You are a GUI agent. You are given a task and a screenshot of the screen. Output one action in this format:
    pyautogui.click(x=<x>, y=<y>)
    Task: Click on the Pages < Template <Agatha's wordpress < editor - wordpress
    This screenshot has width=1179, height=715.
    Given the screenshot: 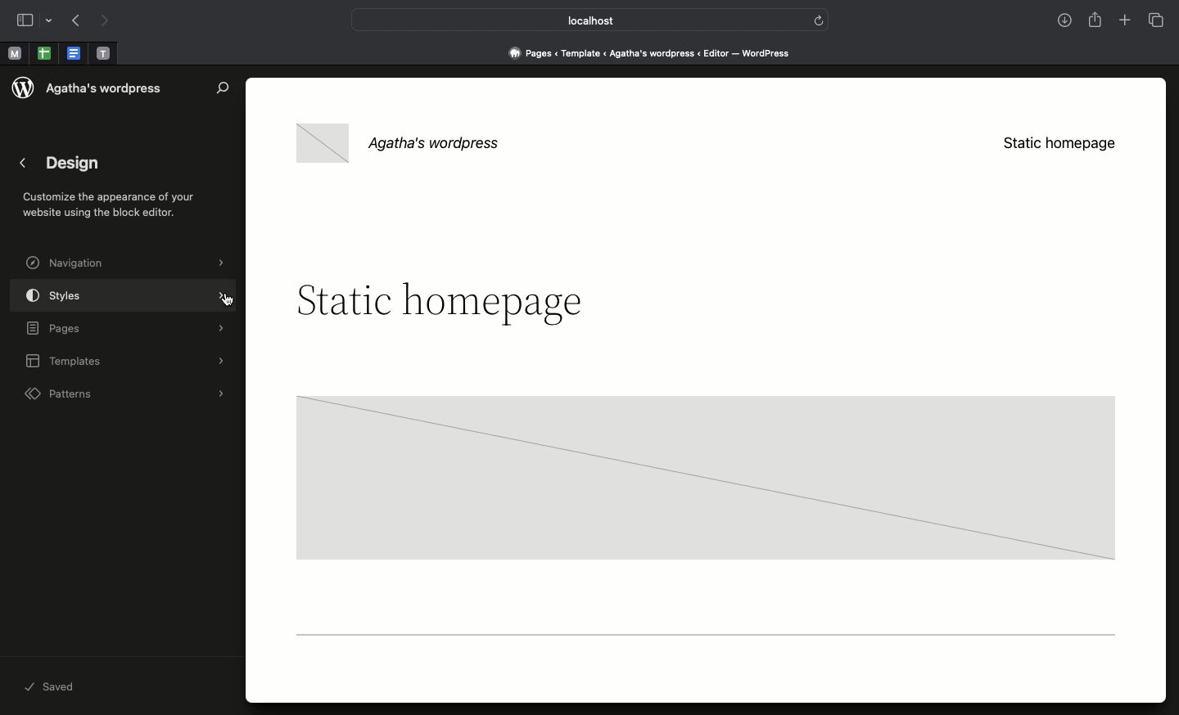 What is the action you would take?
    pyautogui.click(x=655, y=52)
    